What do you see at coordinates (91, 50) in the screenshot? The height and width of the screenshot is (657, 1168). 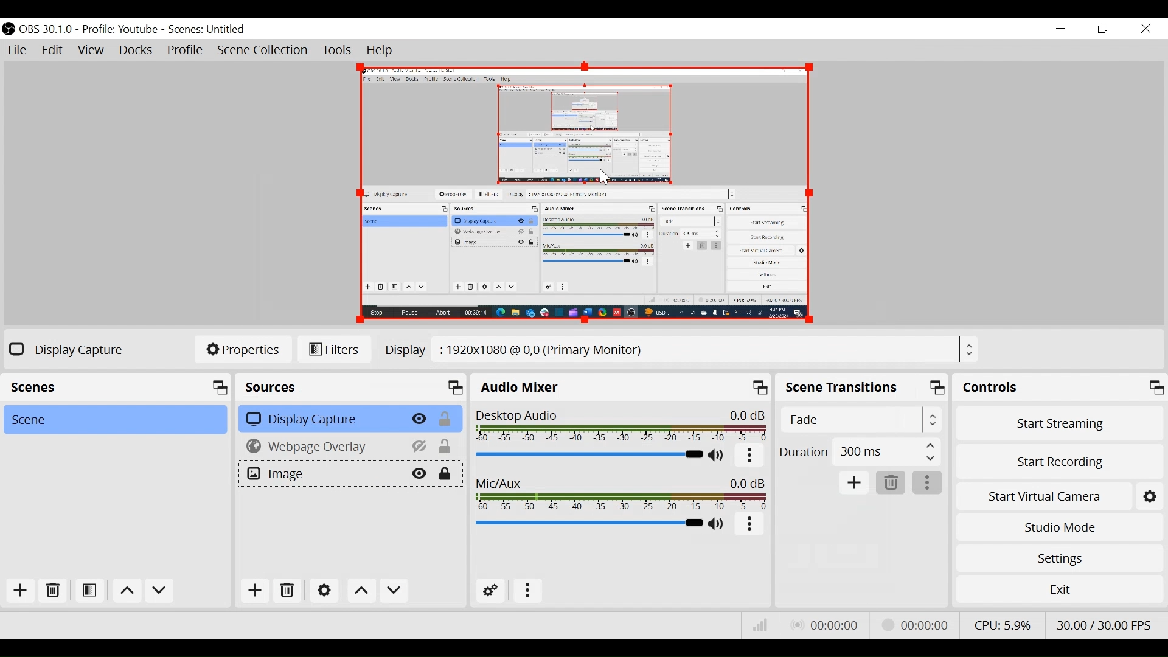 I see `View` at bounding box center [91, 50].